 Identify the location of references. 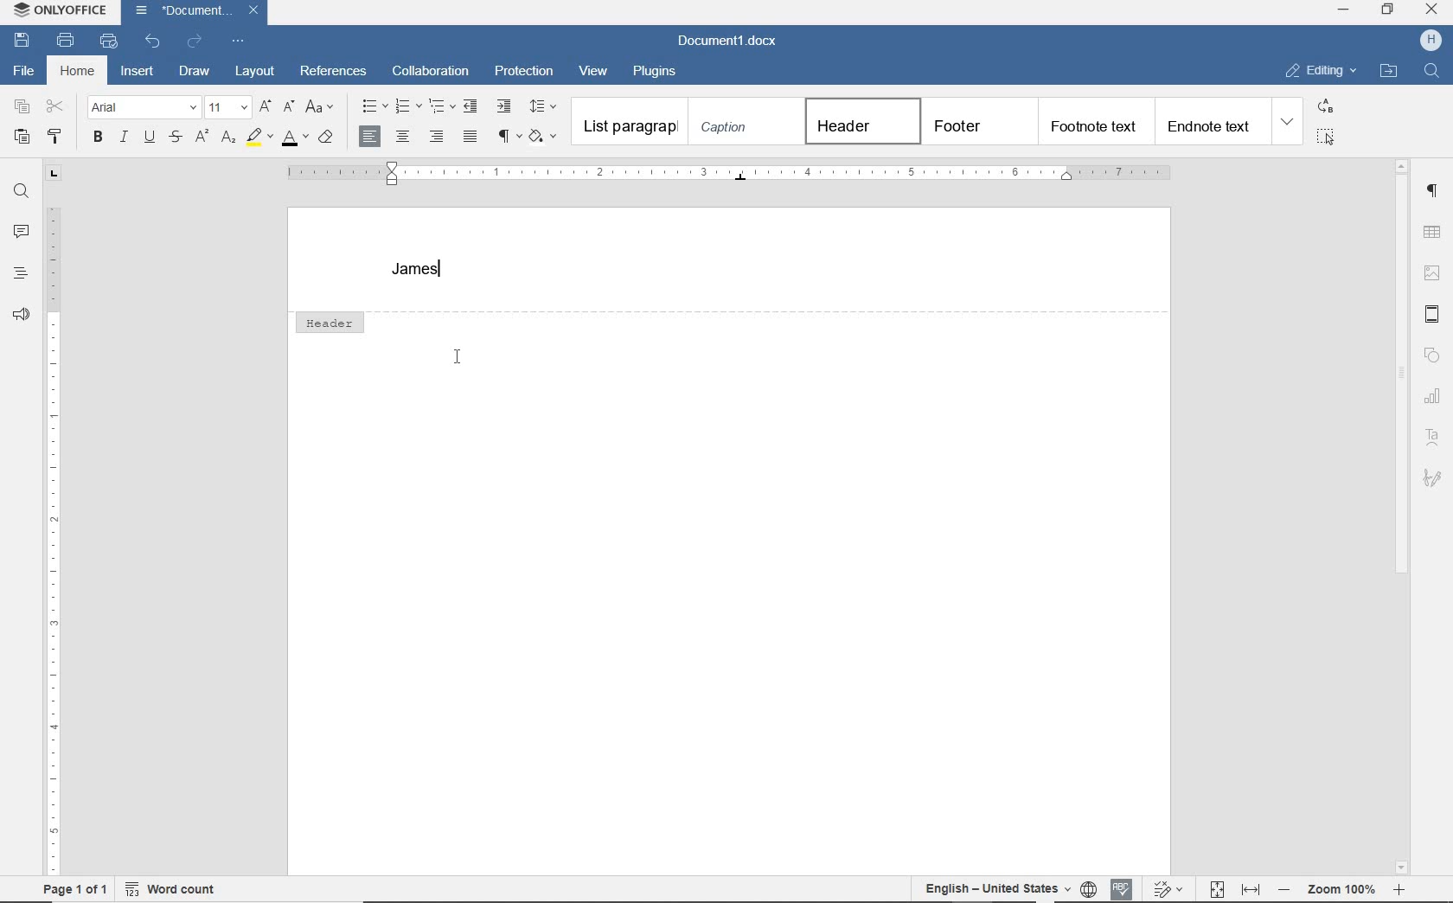
(334, 73).